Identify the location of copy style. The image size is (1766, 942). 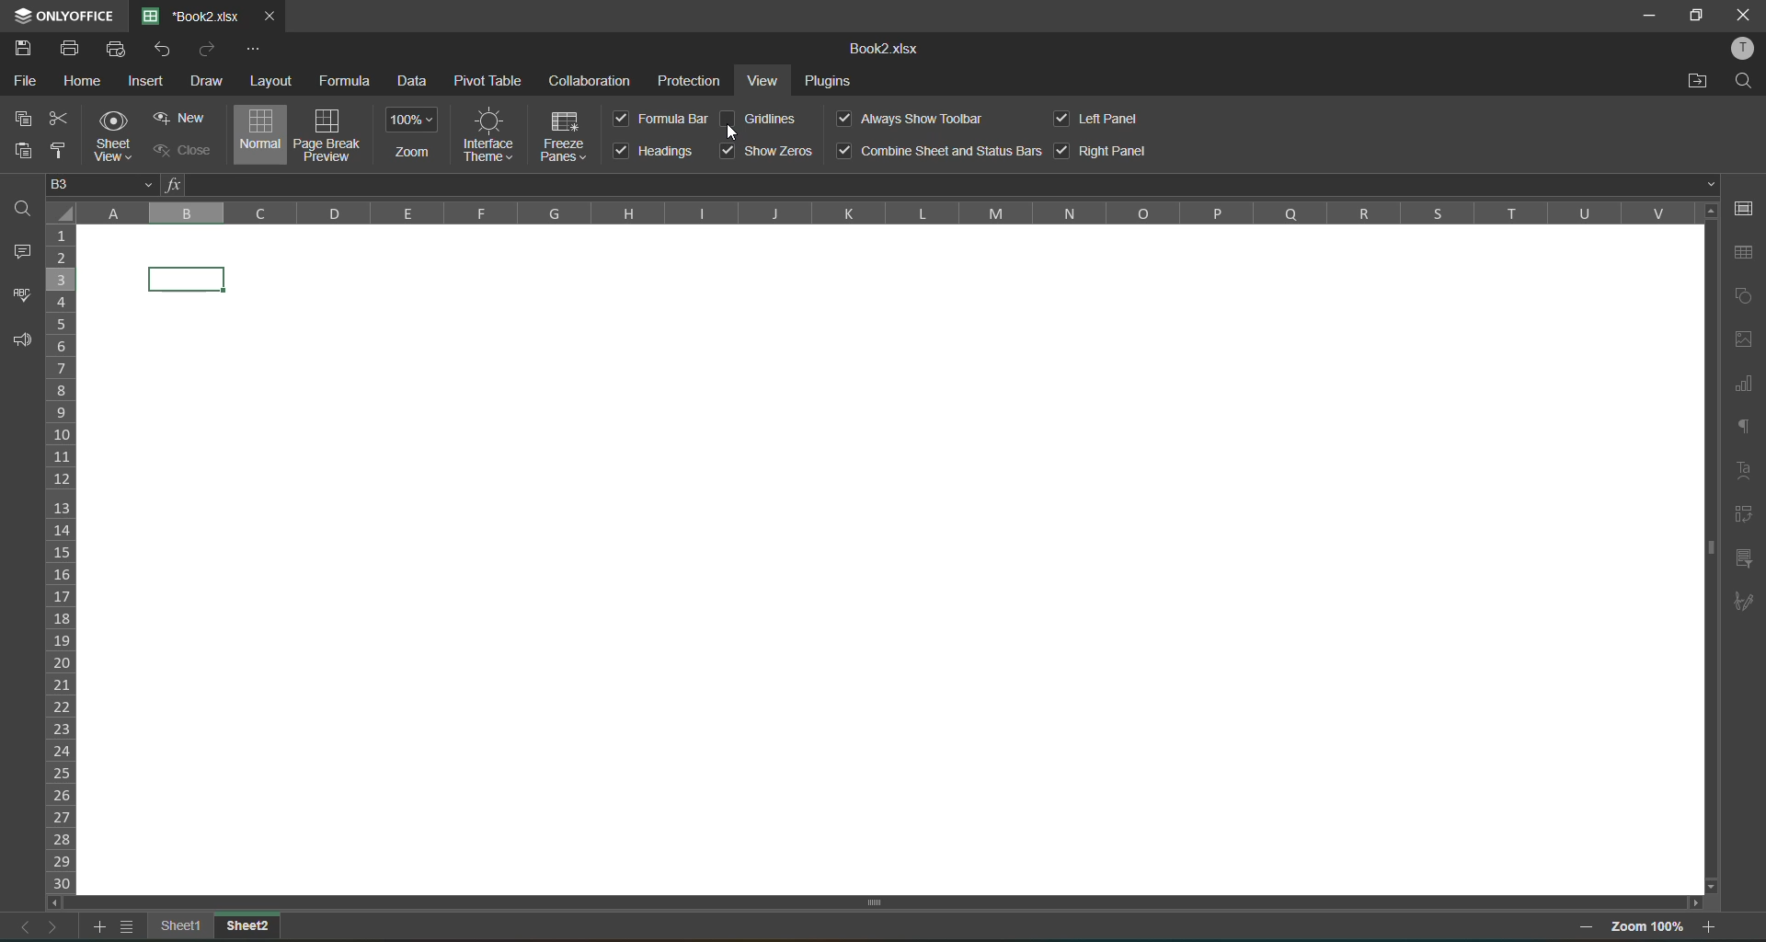
(57, 149).